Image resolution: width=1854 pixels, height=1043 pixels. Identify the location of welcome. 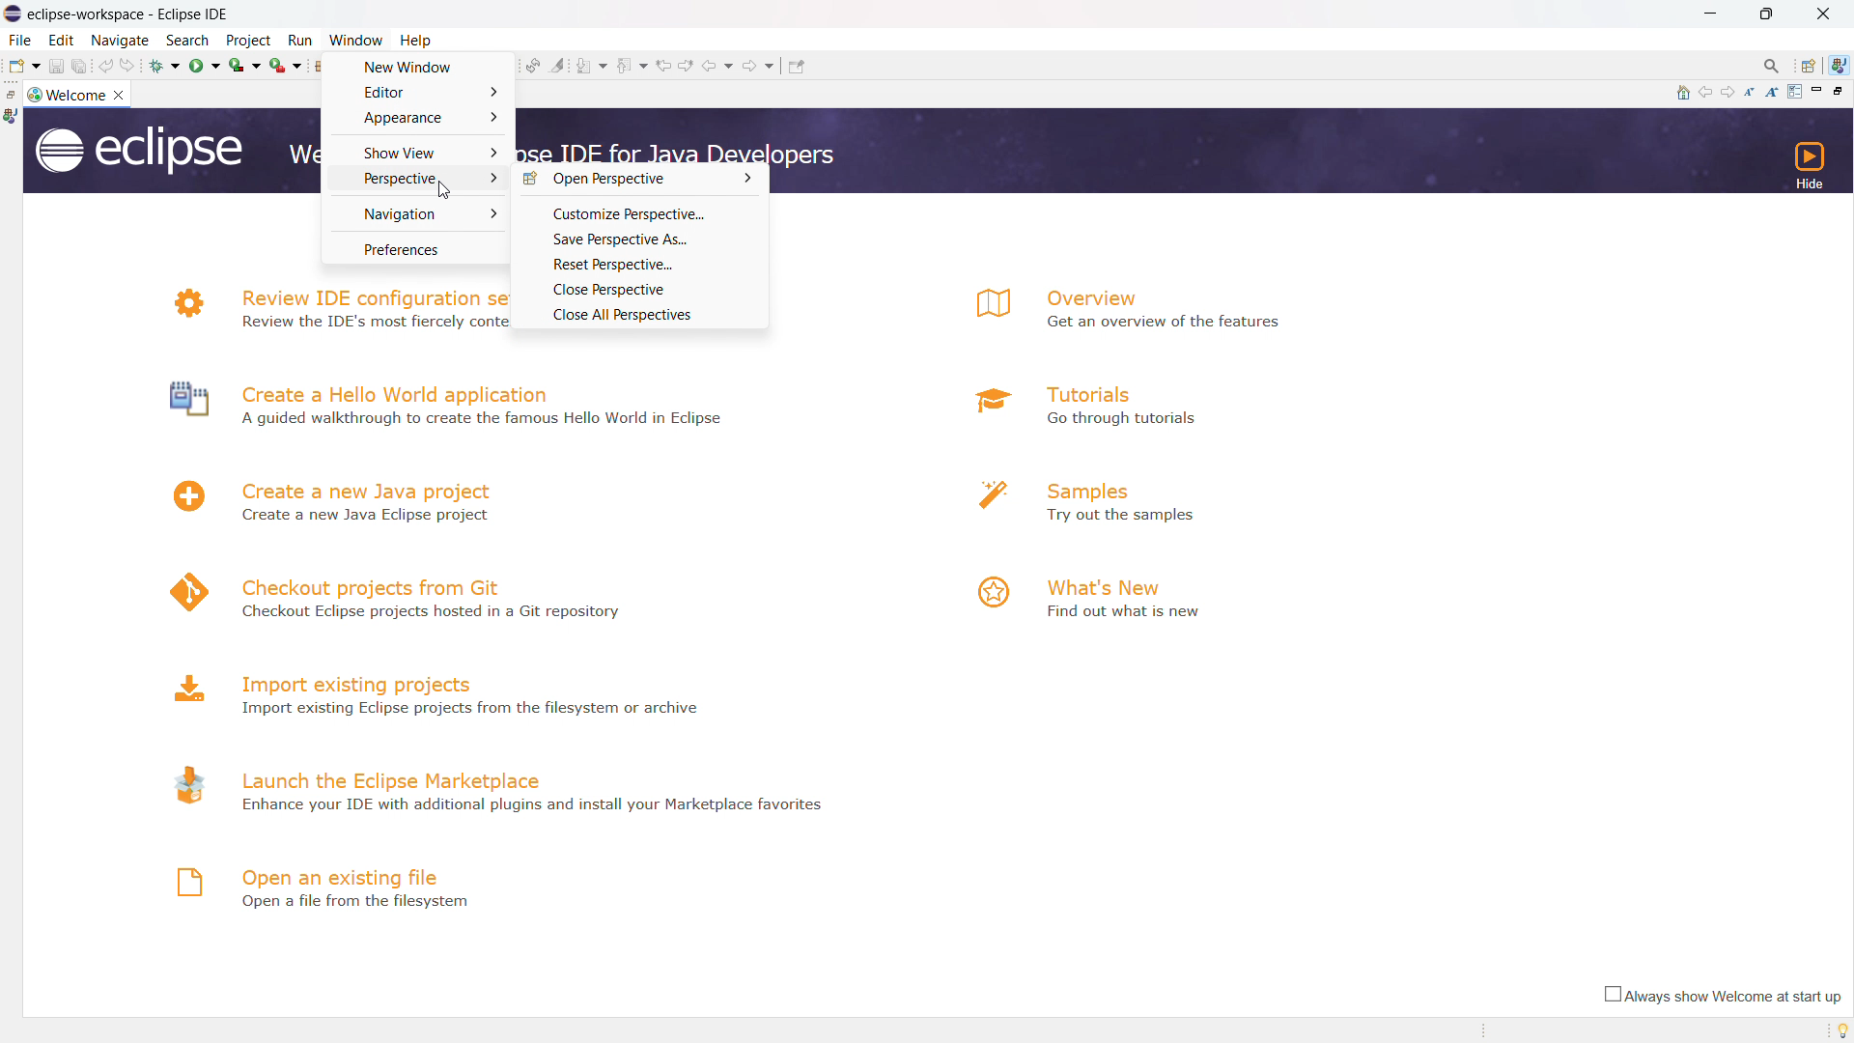
(76, 95).